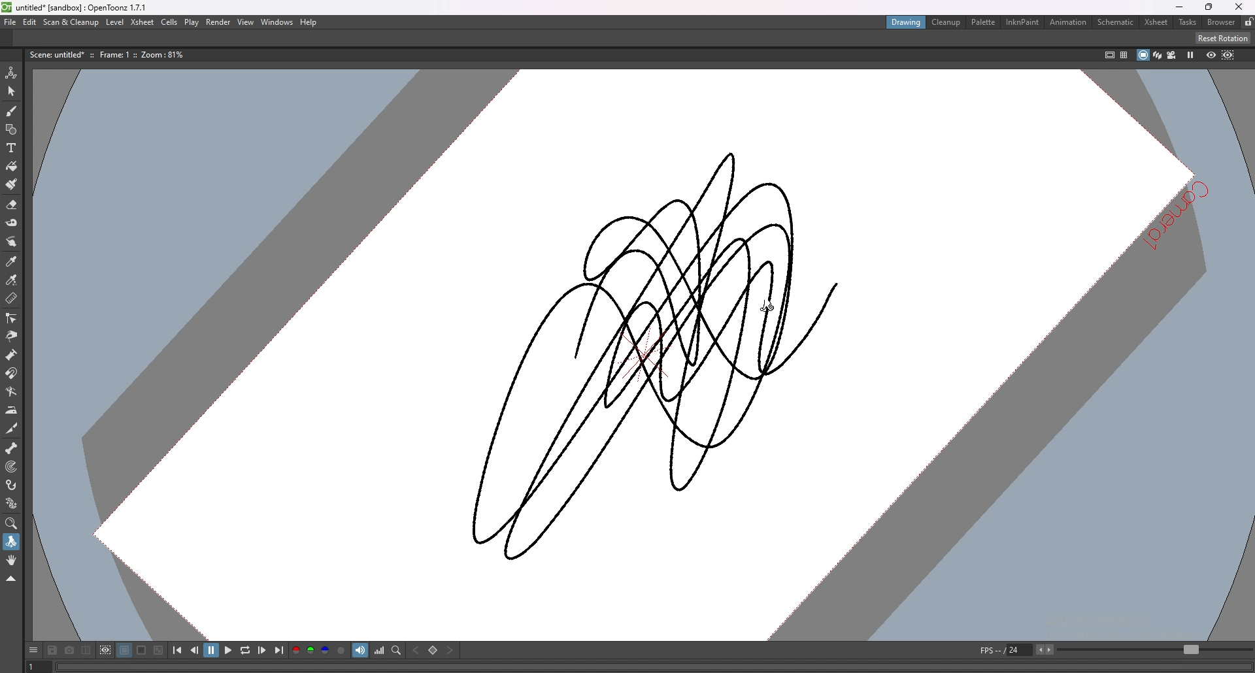 This screenshot has width=1255, height=673. What do you see at coordinates (946, 22) in the screenshot?
I see `cleanup` at bounding box center [946, 22].